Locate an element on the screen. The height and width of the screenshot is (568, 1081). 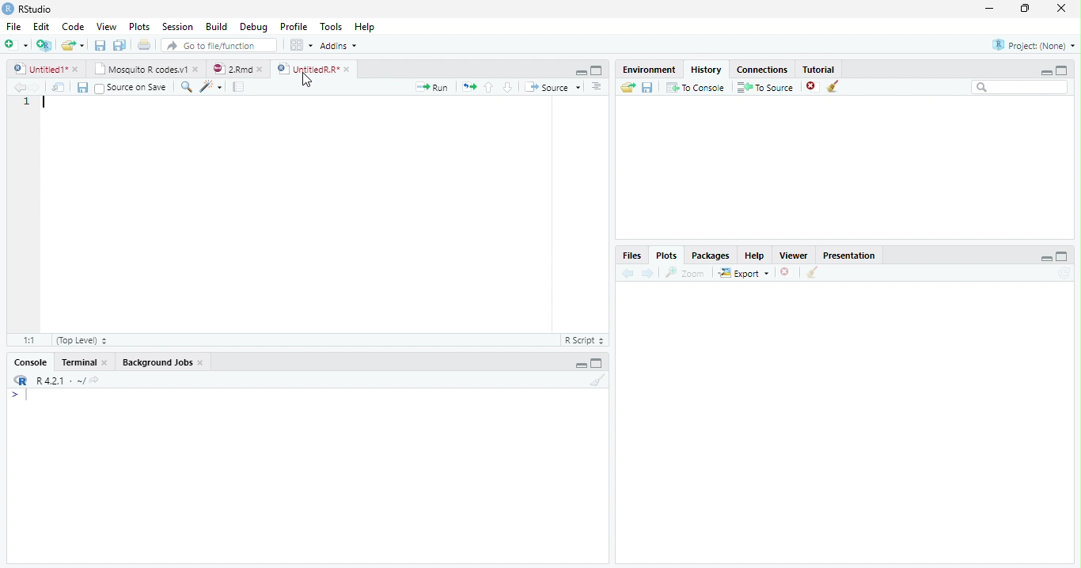
Save current document is located at coordinates (83, 88).